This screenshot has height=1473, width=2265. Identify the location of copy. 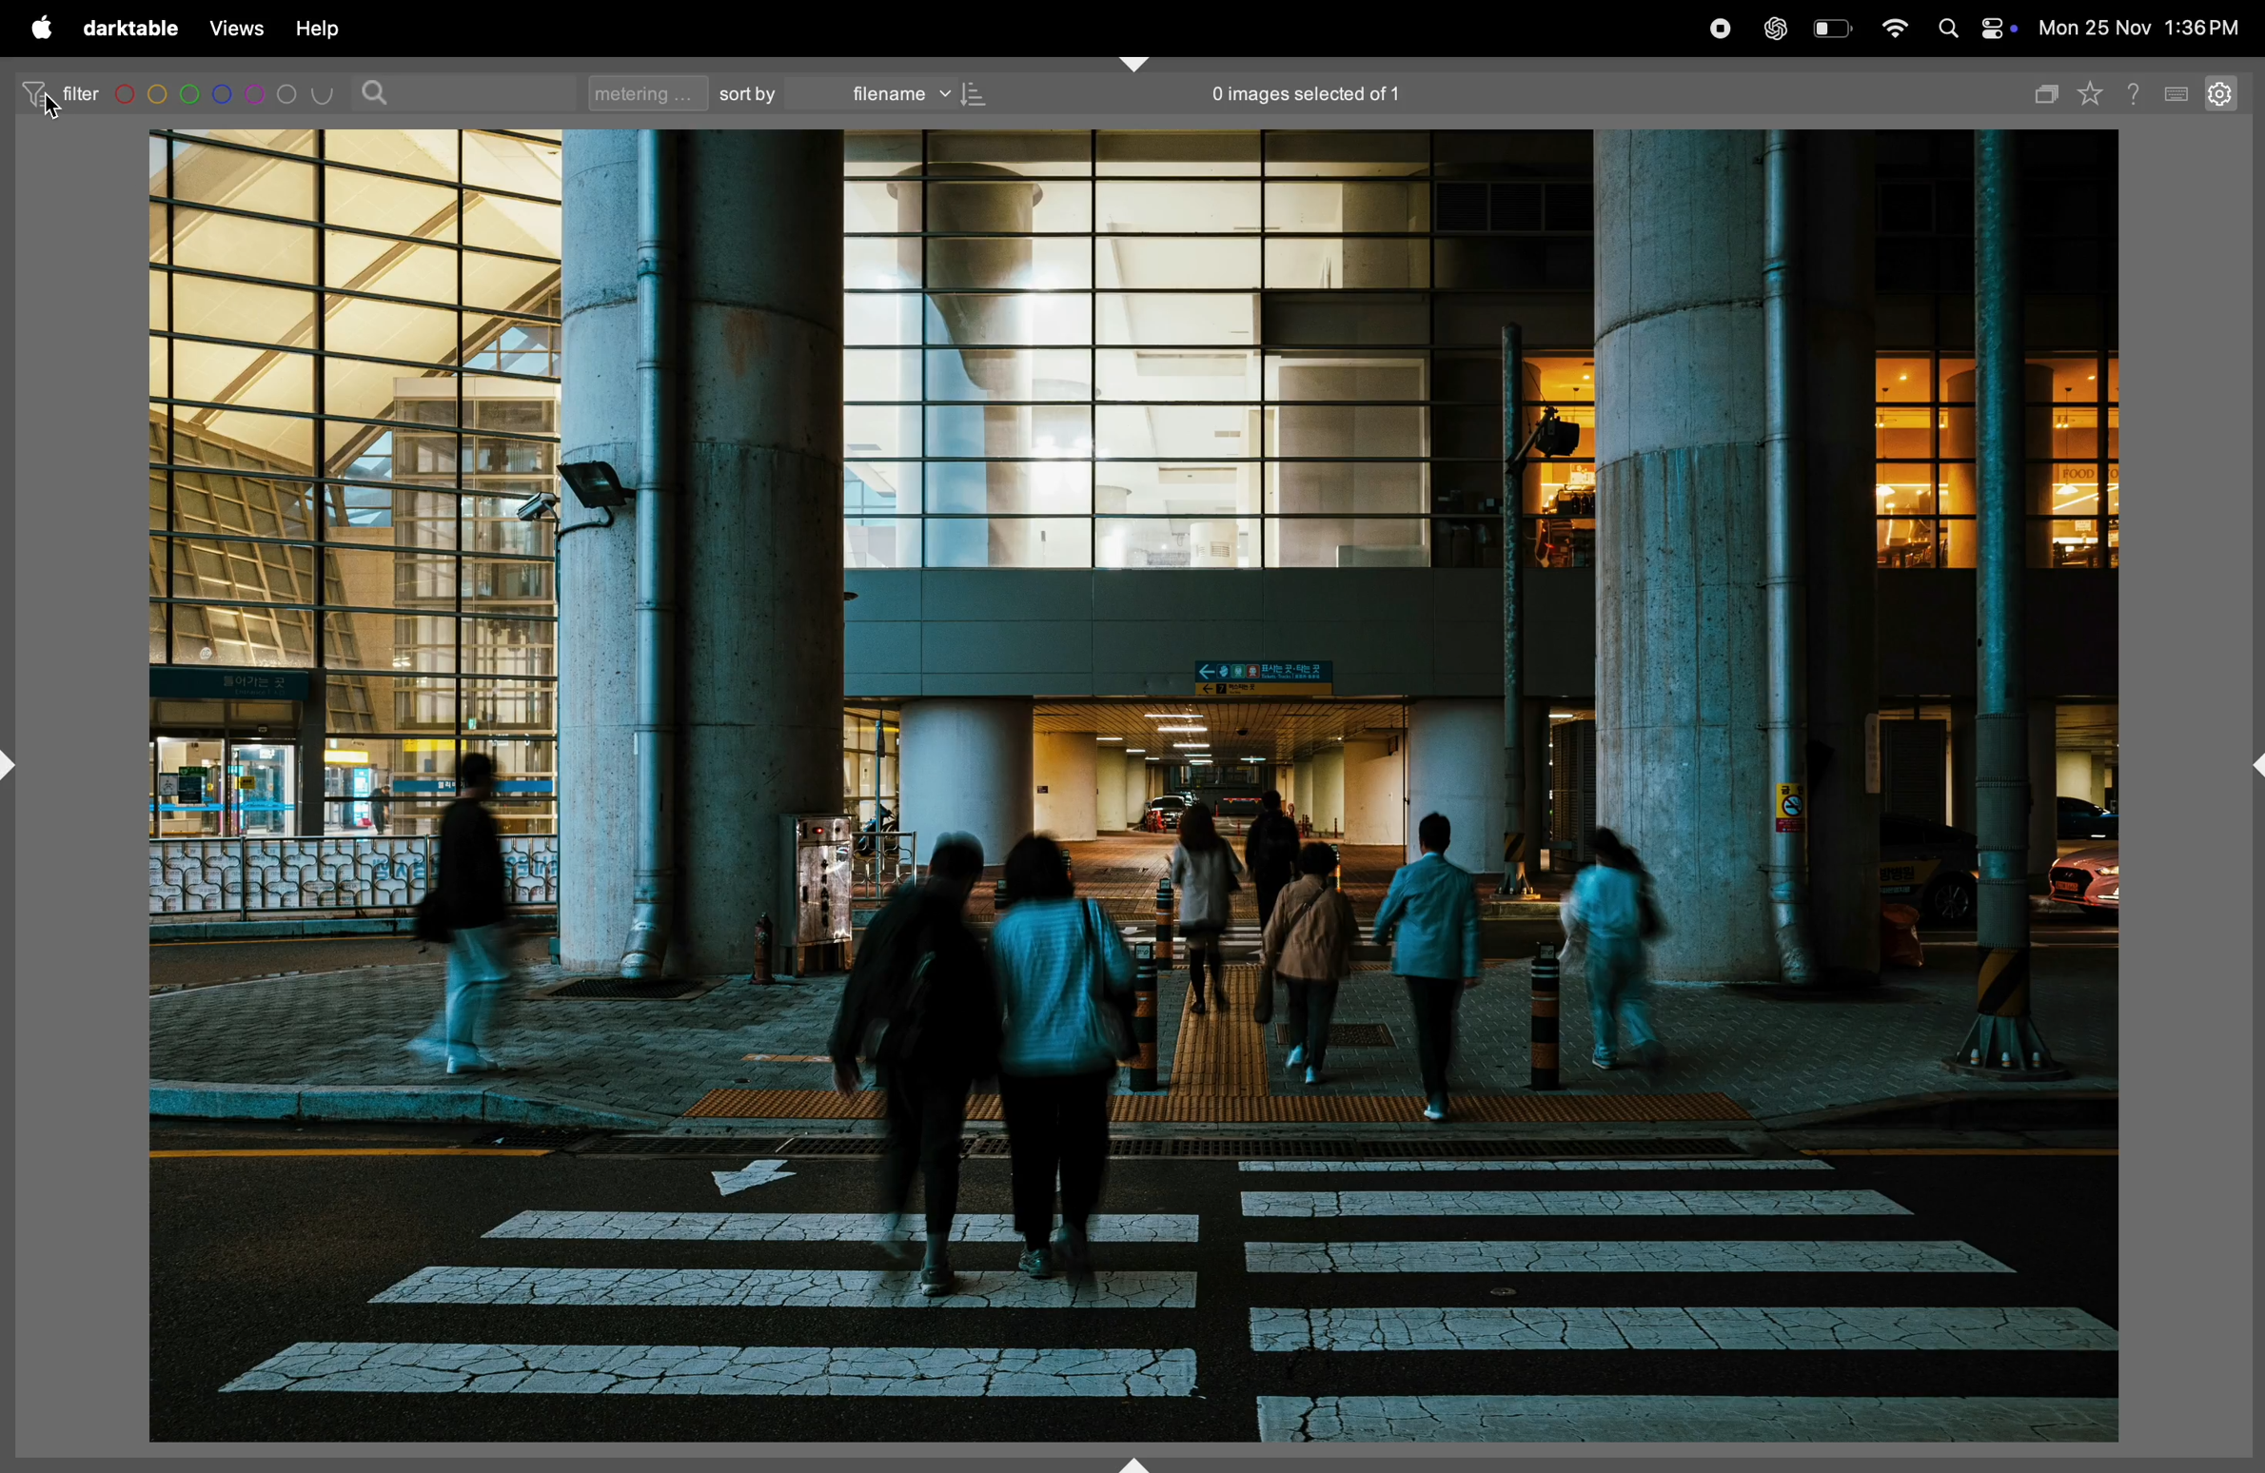
(2047, 91).